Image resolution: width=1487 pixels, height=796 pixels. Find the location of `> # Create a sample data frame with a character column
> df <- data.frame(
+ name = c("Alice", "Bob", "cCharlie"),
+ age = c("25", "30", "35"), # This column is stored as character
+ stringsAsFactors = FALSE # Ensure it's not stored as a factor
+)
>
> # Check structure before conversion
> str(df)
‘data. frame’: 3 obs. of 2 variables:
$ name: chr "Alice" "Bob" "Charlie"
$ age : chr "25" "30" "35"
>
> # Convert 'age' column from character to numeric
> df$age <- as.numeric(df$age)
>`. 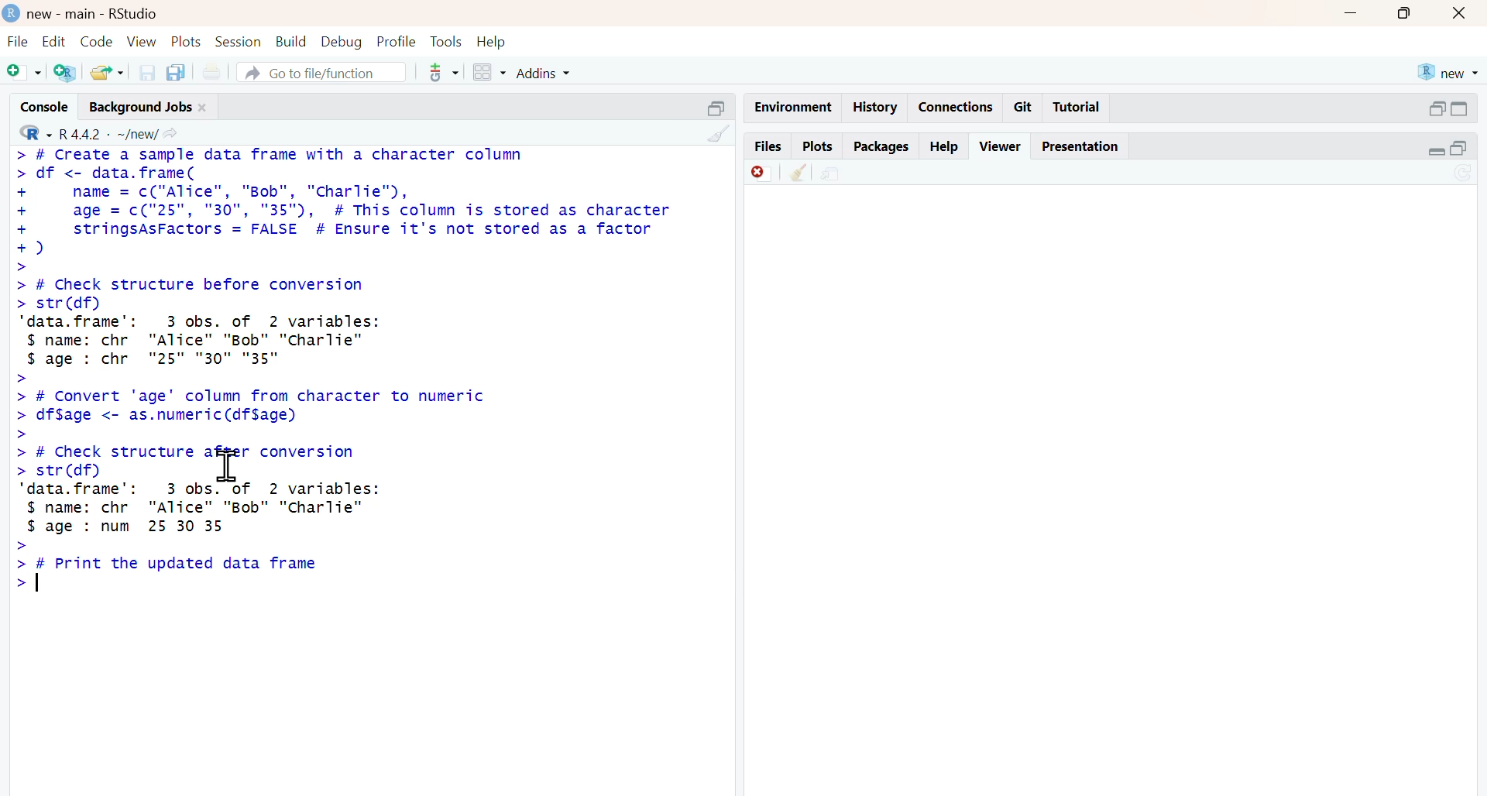

> # Create a sample data frame with a character column
> df <- data.frame(
+ name = c("Alice", "Bob", "cCharlie"),
+ age = c("25", "30", "35"), # This column is stored as character
+ stringsAsFactors = FALSE # Ensure it's not stored as a factor
+)
>
> # Check structure before conversion
> str(df)
‘data. frame’: 3 obs. of 2 variables:
$ name: chr "Alice" "Bob" "Charlie"
$ age : chr "25" "30" "35"
>
> # Convert 'age' column from character to numeric
> df$age <- as.numeric(df$age)
> is located at coordinates (344, 292).